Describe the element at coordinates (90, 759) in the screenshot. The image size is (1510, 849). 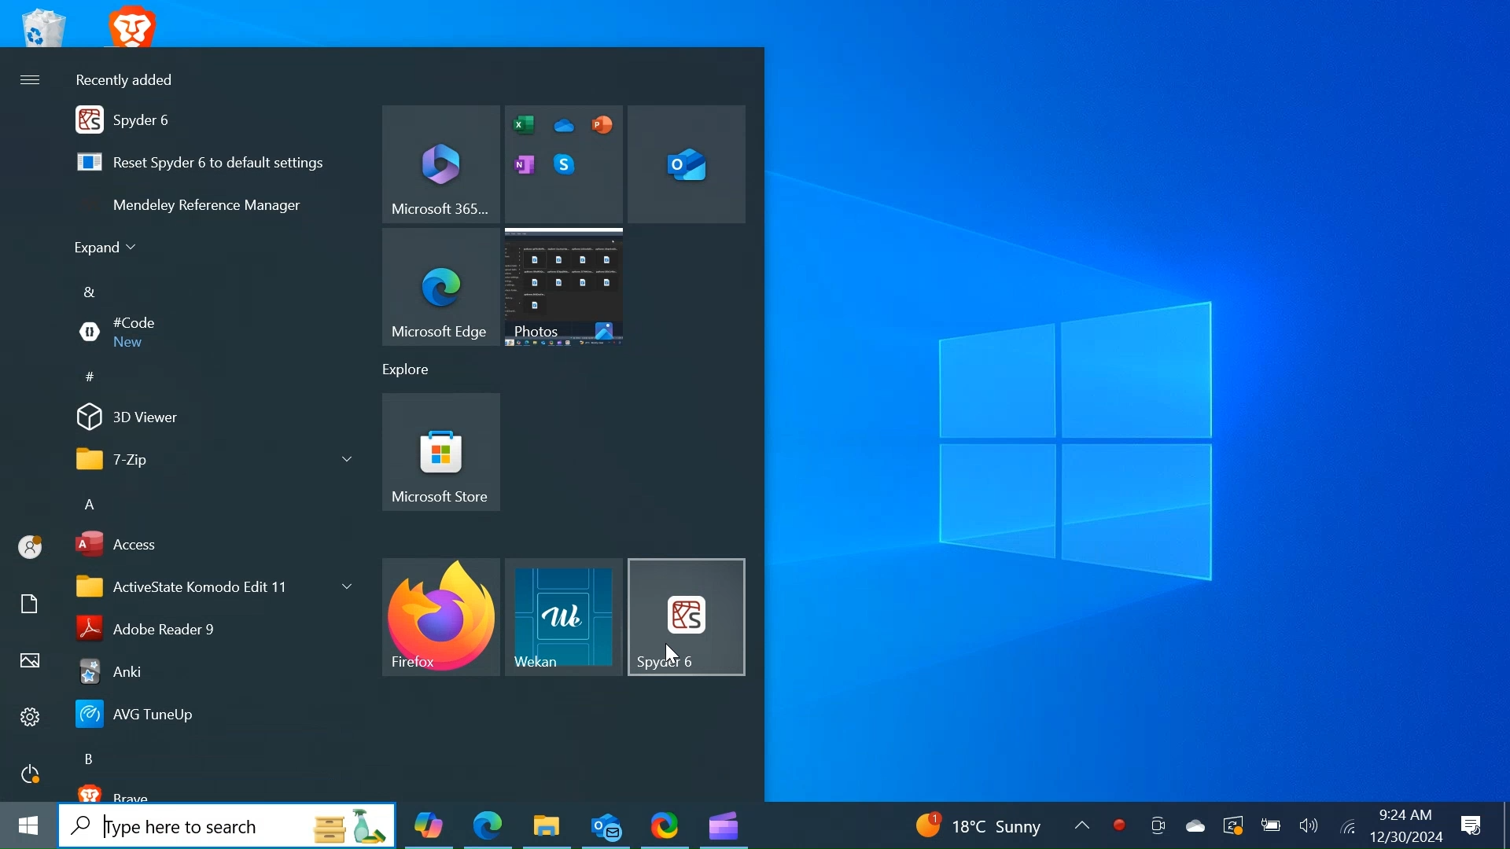
I see `B` at that location.